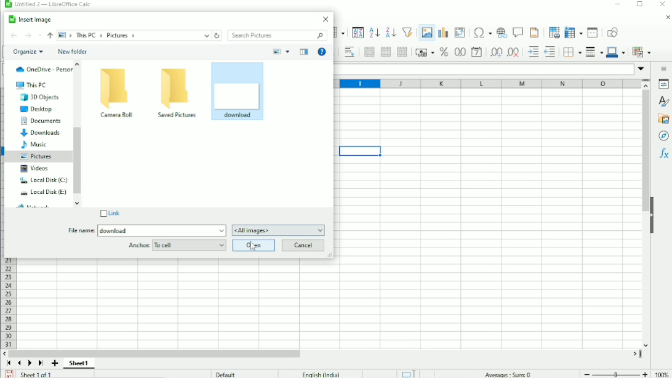 This screenshot has height=378, width=672. What do you see at coordinates (476, 52) in the screenshot?
I see `Format as date` at bounding box center [476, 52].